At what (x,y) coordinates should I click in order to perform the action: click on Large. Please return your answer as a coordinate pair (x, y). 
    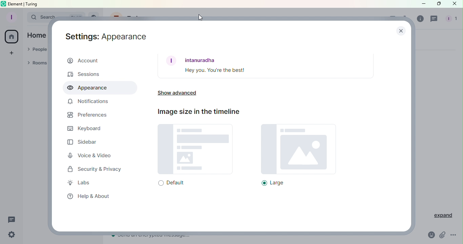
    Looking at the image, I should click on (293, 155).